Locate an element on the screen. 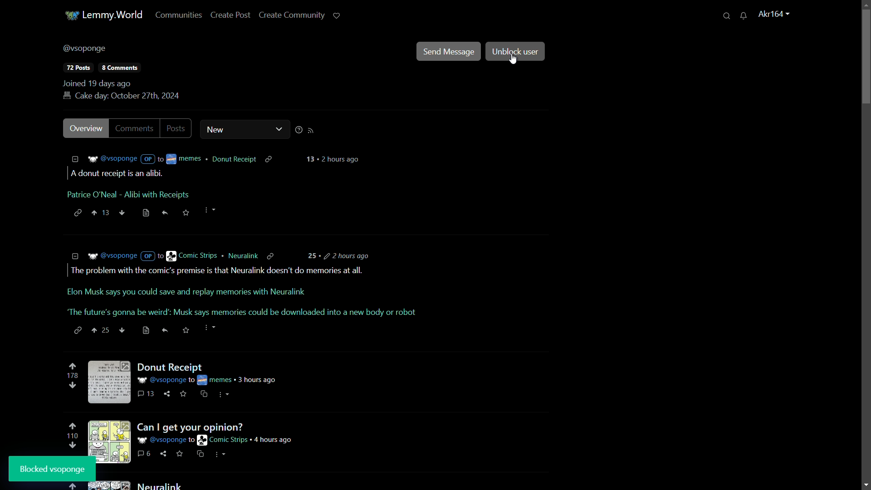  link is located at coordinates (76, 212).